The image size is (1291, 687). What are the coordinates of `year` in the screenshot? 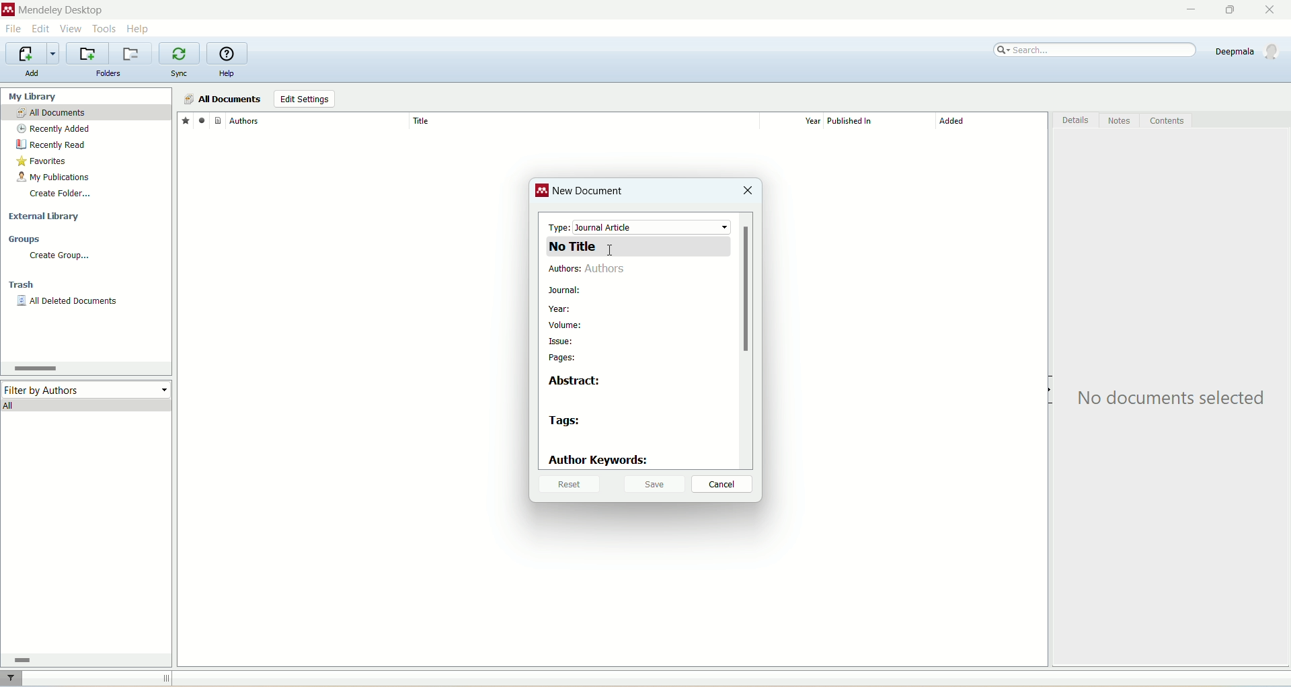 It's located at (796, 121).